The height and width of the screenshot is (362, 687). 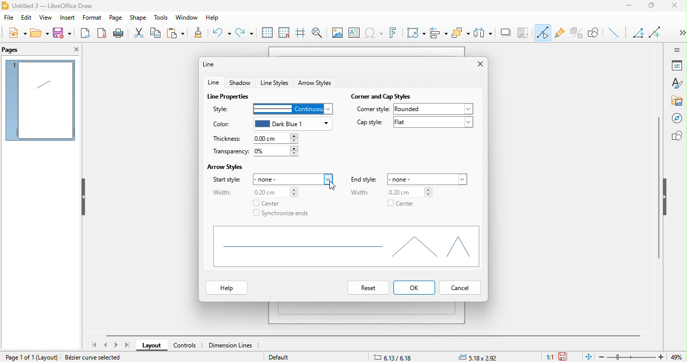 I want to click on Bezier curve selected, so click(x=96, y=358).